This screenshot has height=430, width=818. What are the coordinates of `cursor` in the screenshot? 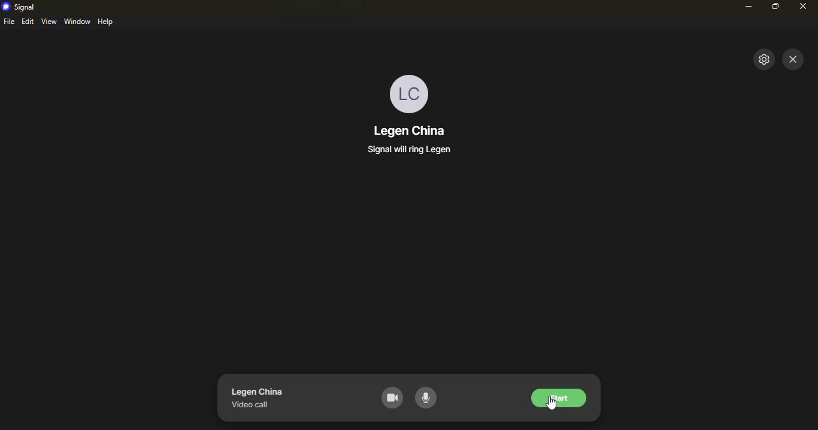 It's located at (551, 408).